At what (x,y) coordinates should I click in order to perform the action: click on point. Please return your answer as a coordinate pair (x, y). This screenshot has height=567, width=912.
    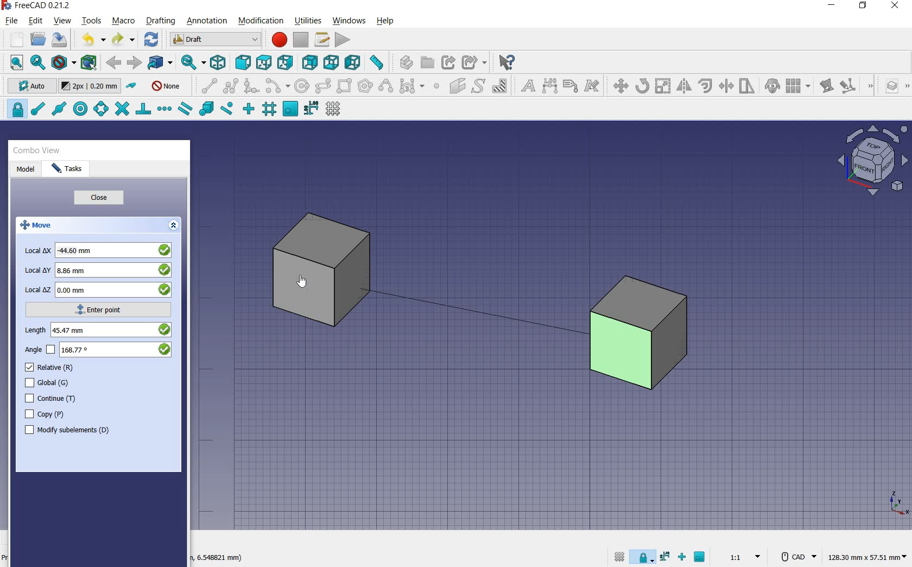
    Looking at the image, I should click on (436, 87).